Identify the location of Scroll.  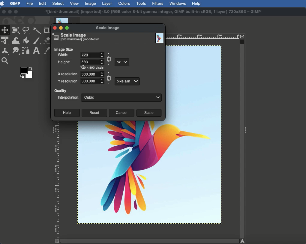
(150, 241).